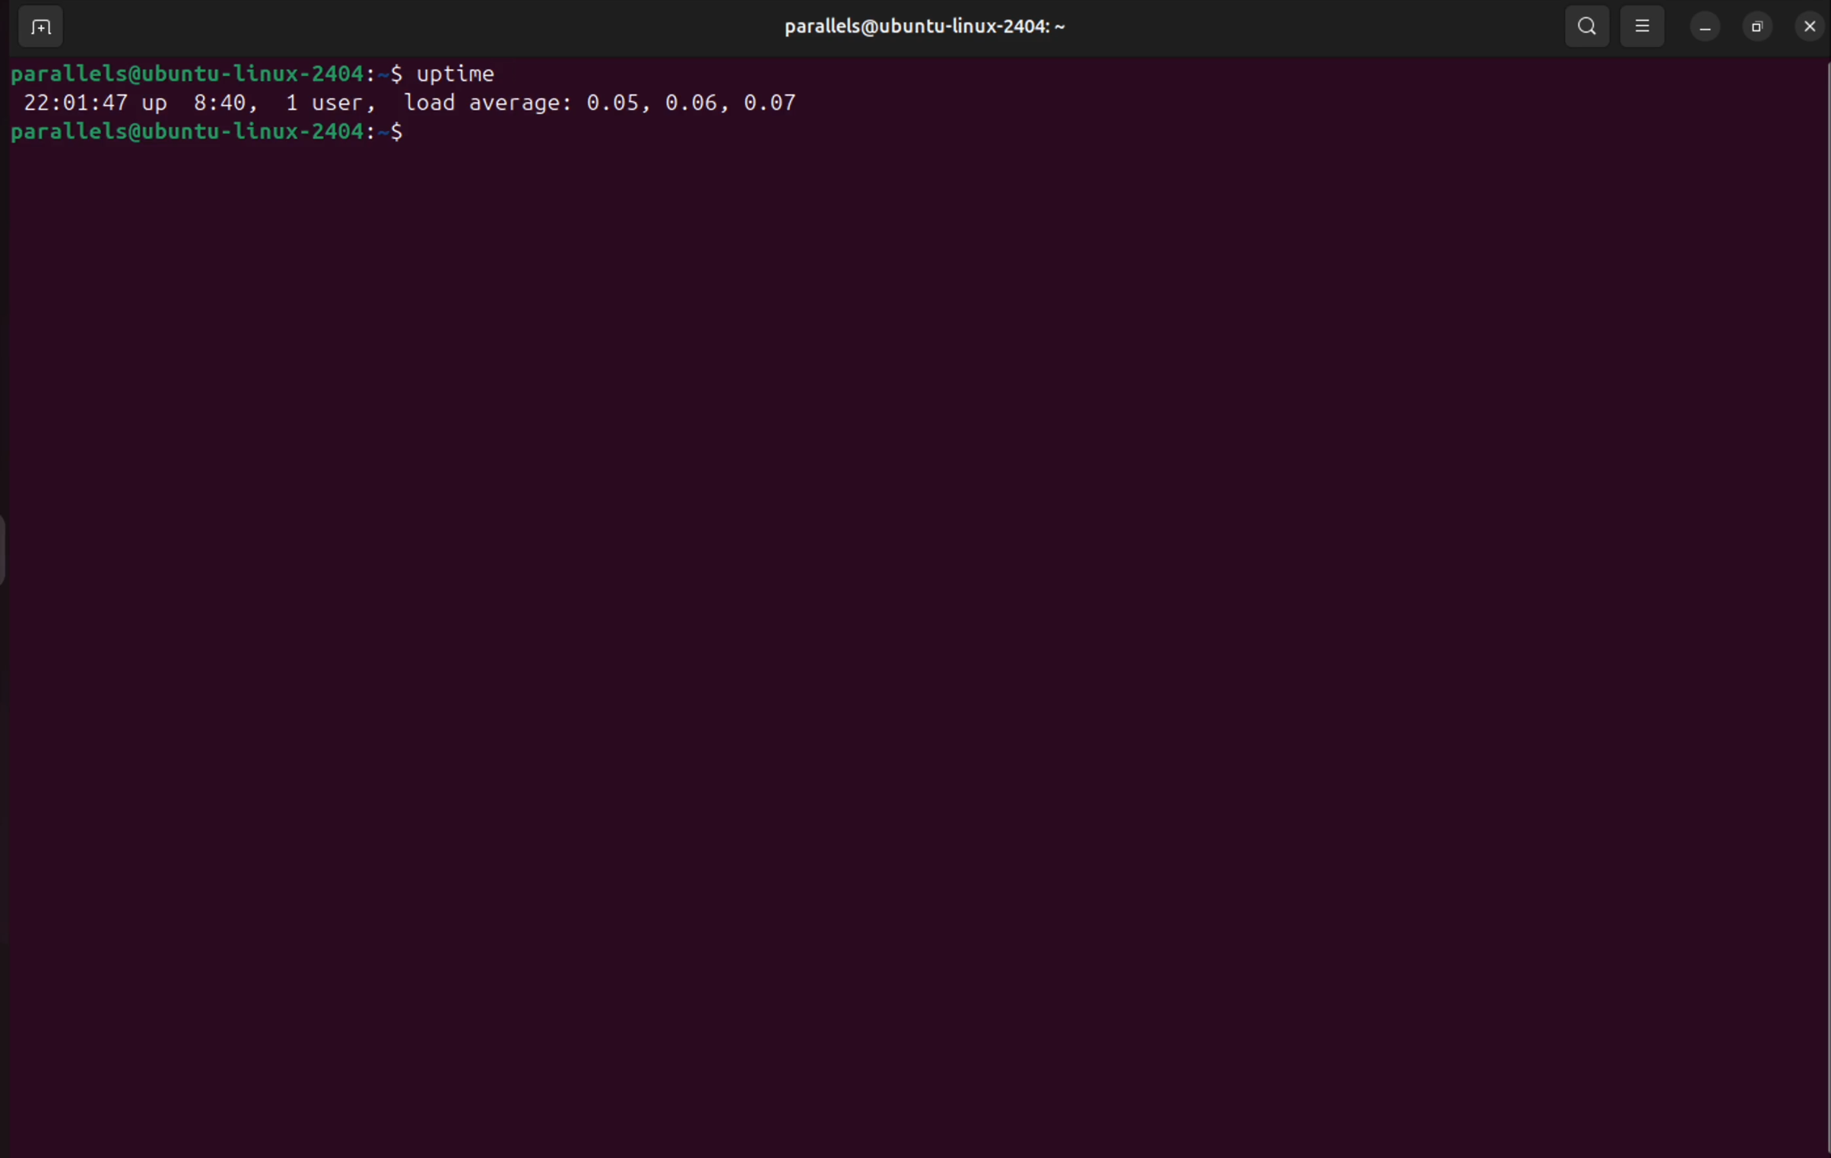  I want to click on close, so click(1810, 25).